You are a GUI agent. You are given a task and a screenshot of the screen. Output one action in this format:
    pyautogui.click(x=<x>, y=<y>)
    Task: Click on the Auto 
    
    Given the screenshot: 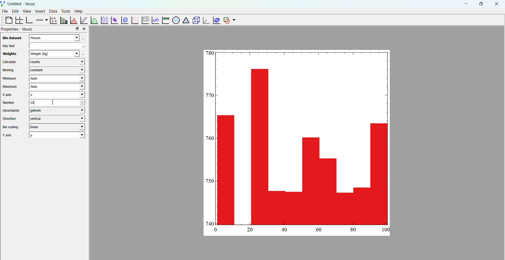 What is the action you would take?
    pyautogui.click(x=57, y=79)
    